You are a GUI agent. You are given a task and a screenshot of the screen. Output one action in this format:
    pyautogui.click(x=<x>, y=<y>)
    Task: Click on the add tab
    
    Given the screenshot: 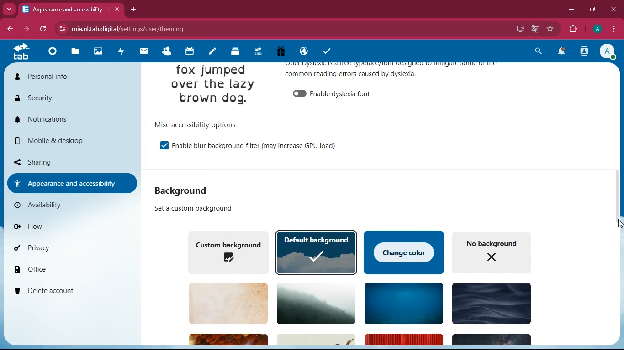 What is the action you would take?
    pyautogui.click(x=132, y=9)
    